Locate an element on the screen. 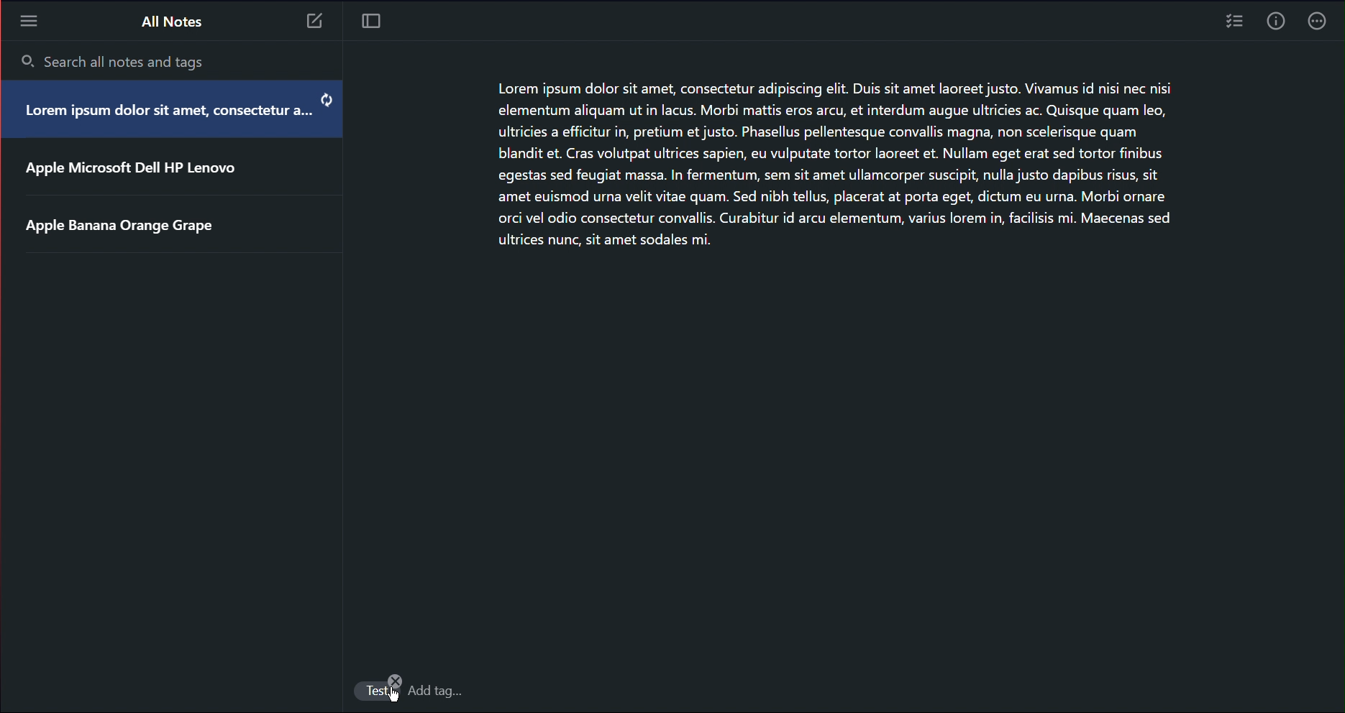 The image size is (1345, 713). test is located at coordinates (376, 691).